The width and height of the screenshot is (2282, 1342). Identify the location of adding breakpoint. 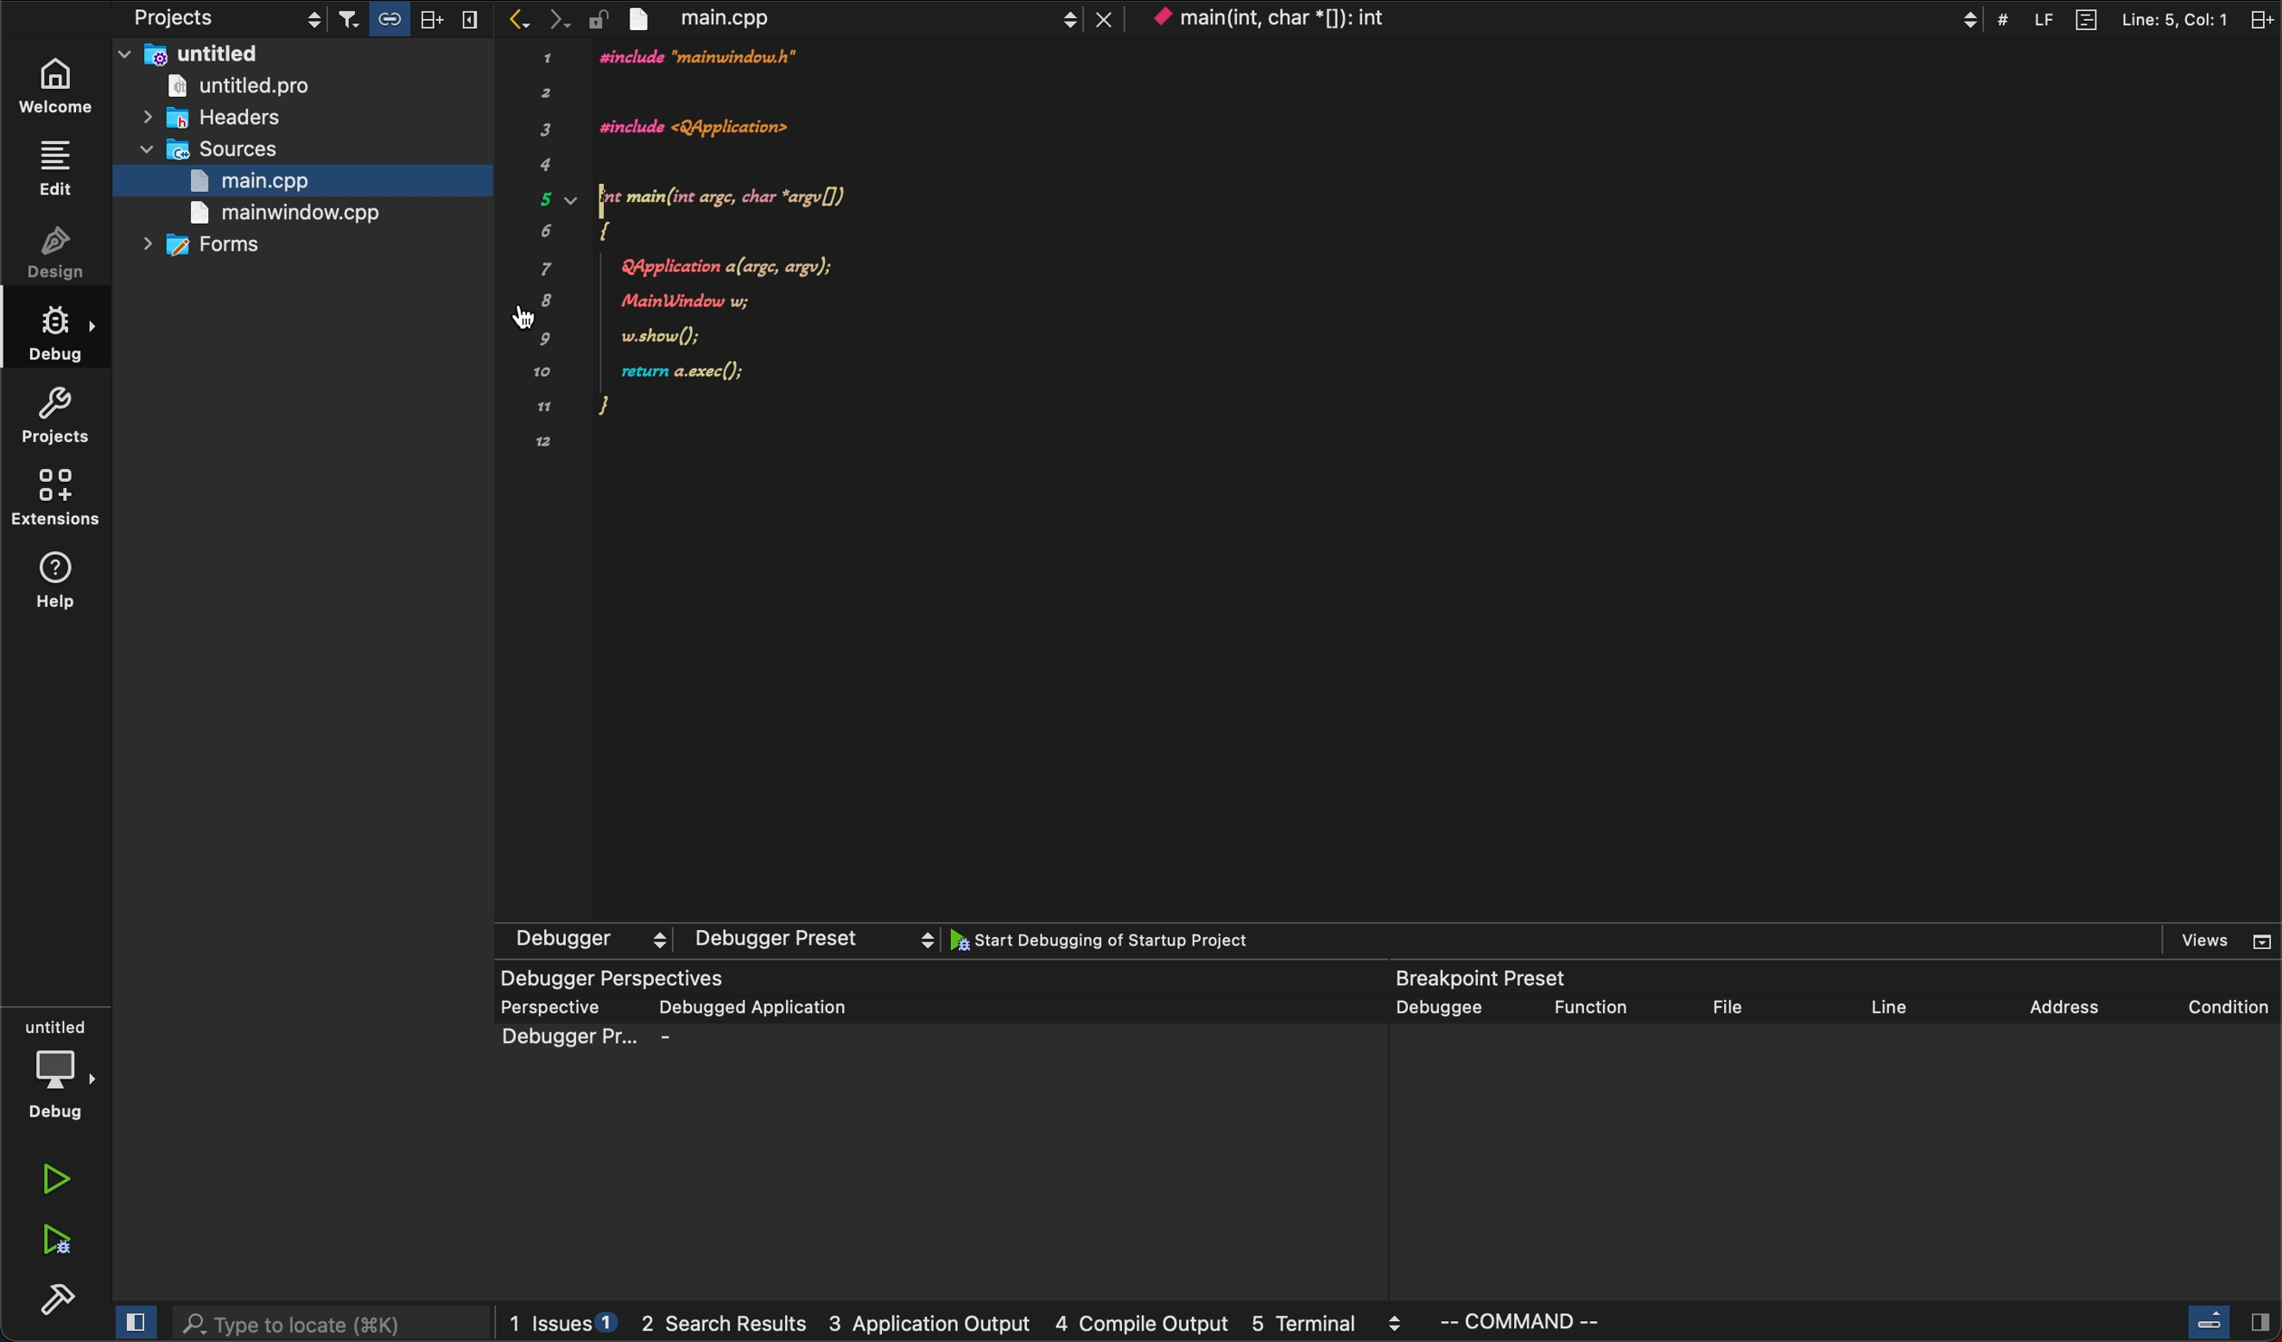
(523, 321).